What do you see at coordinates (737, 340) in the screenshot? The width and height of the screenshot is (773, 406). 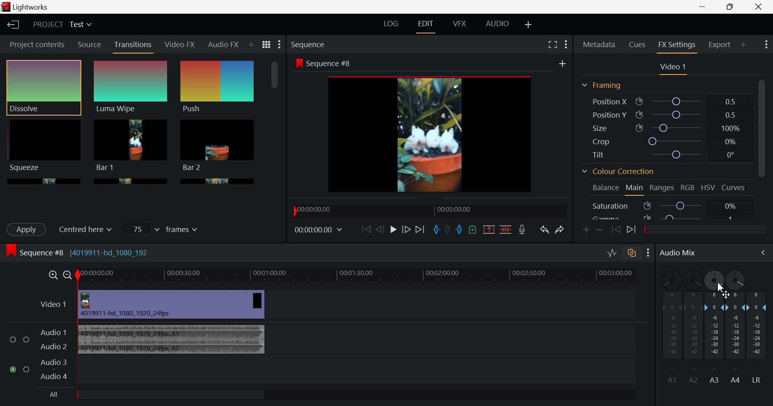 I see `A4 Channel Decibel Level` at bounding box center [737, 340].